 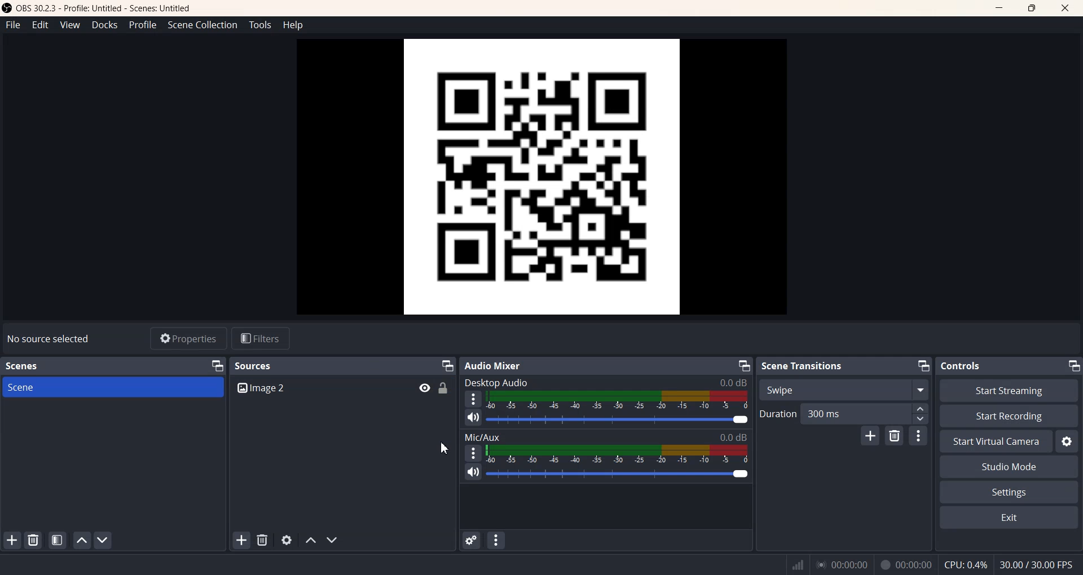 What do you see at coordinates (965, 564) in the screenshot?
I see `CPU: 0.1%` at bounding box center [965, 564].